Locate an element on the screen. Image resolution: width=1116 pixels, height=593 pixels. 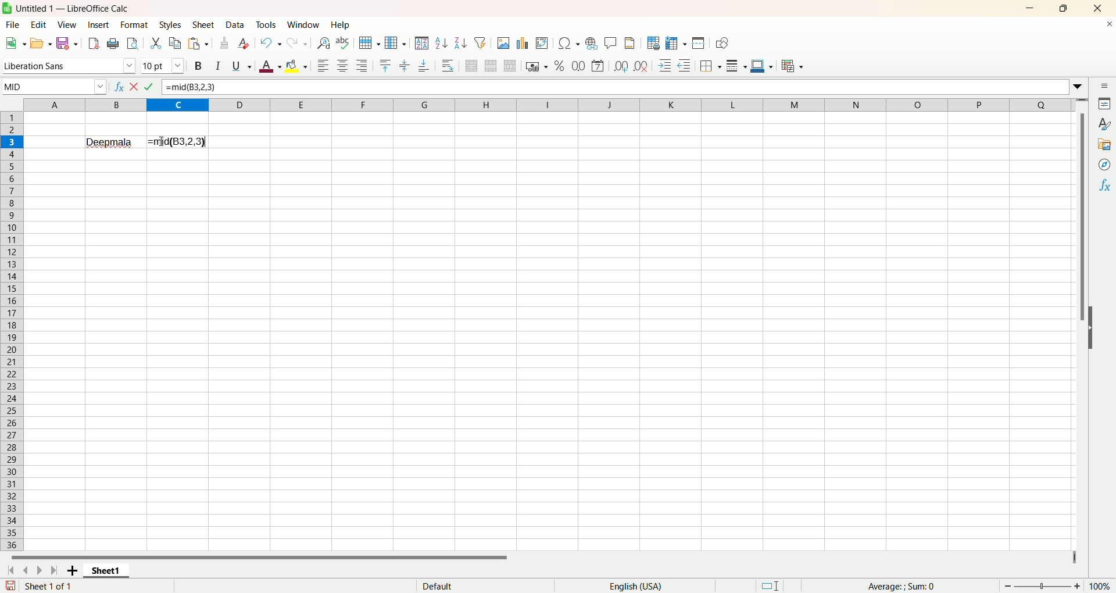
spell check is located at coordinates (342, 43).